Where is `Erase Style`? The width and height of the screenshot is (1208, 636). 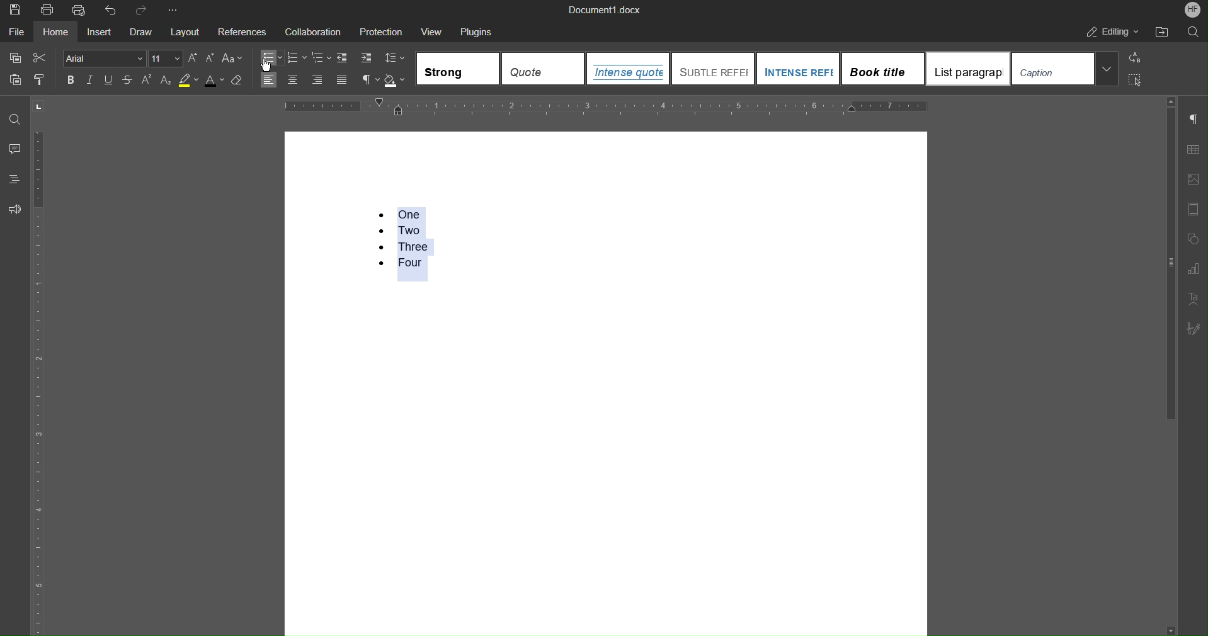
Erase Style is located at coordinates (238, 81).